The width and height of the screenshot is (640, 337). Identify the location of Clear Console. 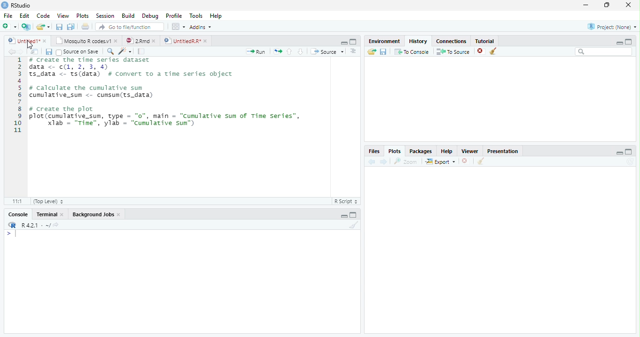
(492, 52).